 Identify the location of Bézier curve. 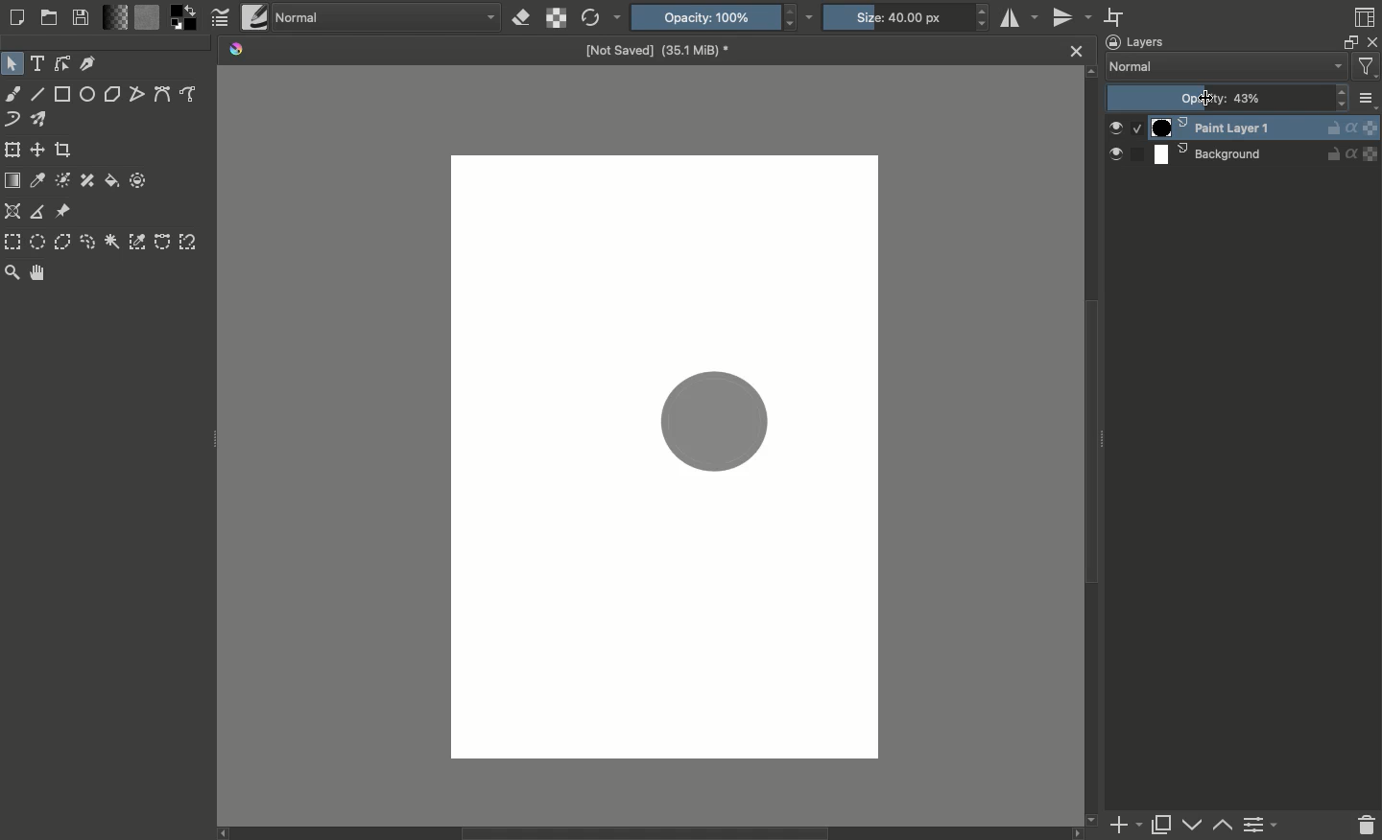
(162, 93).